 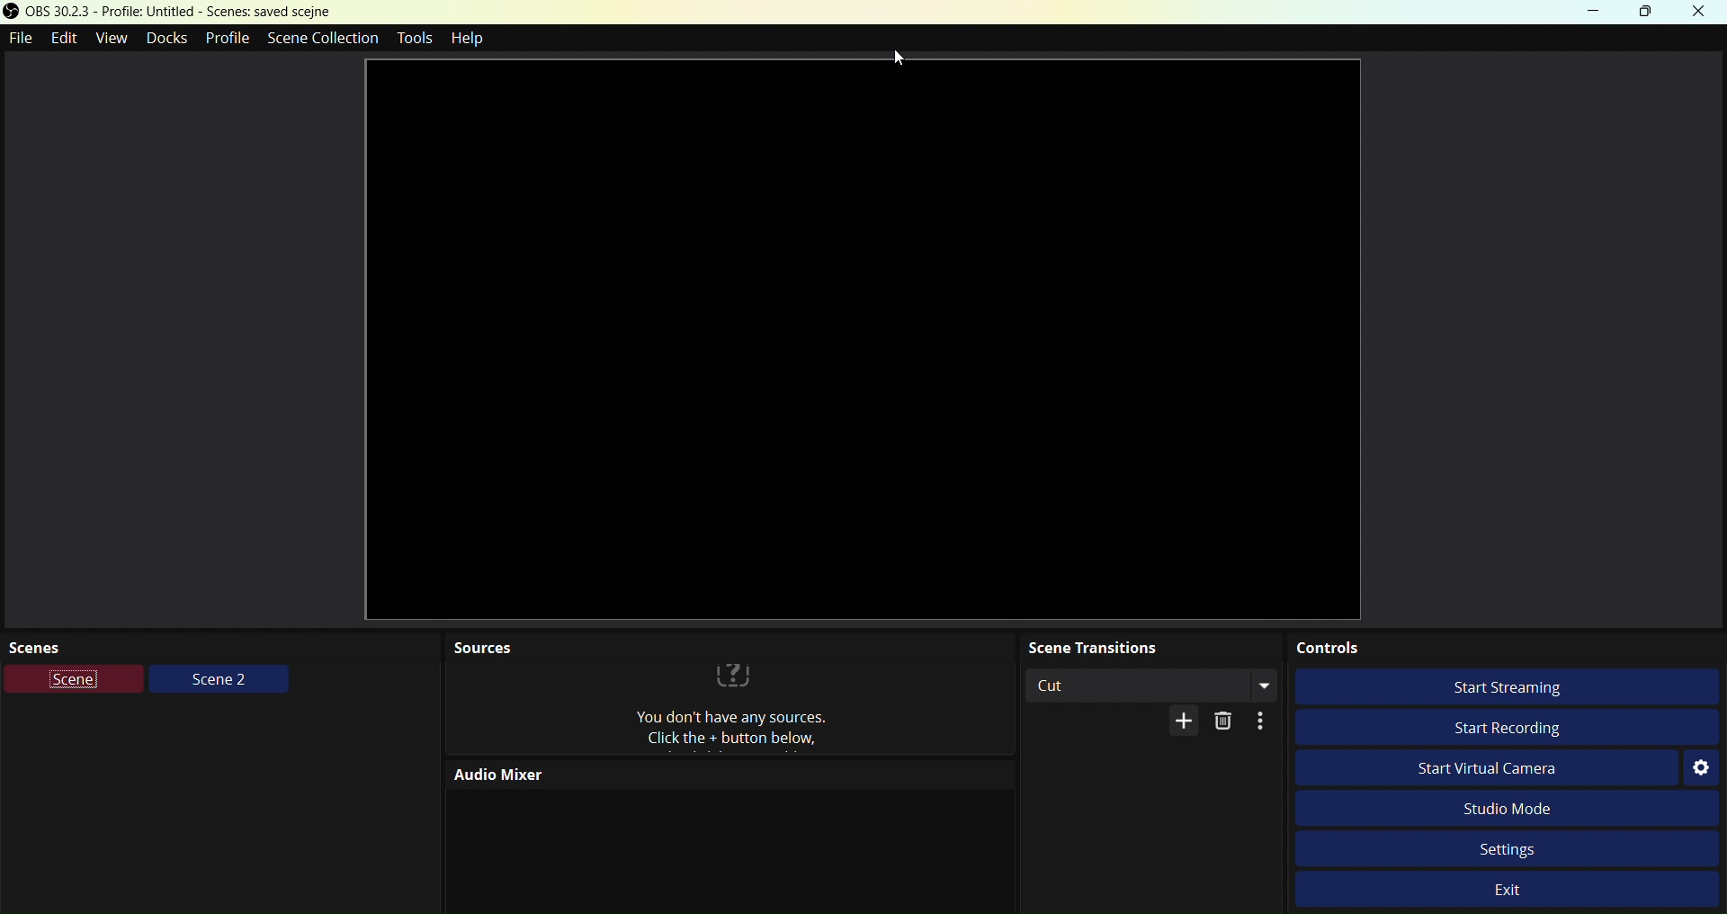 What do you see at coordinates (20, 40) in the screenshot?
I see `File` at bounding box center [20, 40].